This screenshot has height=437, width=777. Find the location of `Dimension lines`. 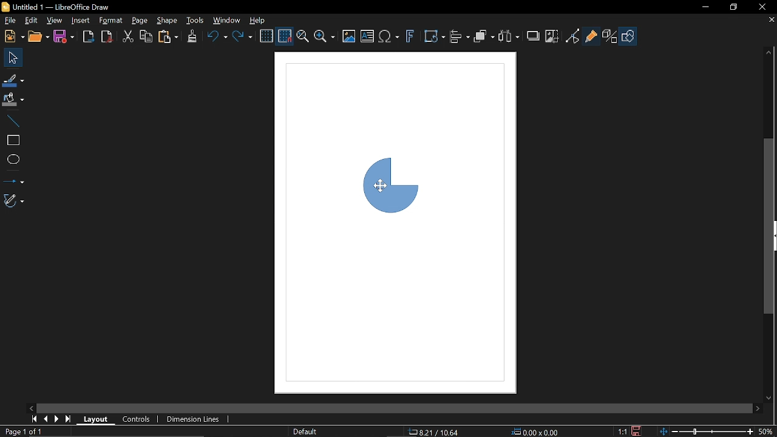

Dimension lines is located at coordinates (193, 419).